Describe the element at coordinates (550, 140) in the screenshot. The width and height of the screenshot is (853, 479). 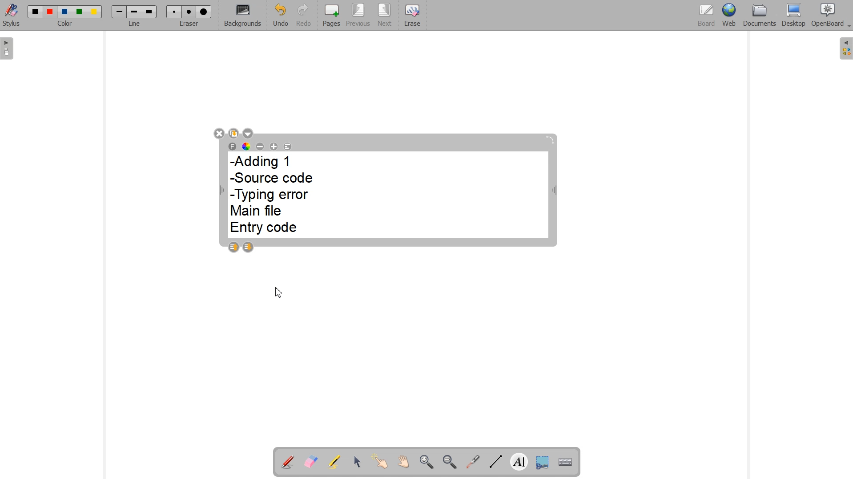
I see `Rotate block` at that location.